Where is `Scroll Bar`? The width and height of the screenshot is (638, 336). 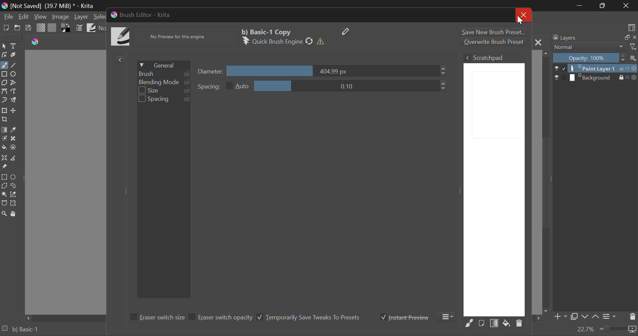
Scroll Bar is located at coordinates (546, 182).